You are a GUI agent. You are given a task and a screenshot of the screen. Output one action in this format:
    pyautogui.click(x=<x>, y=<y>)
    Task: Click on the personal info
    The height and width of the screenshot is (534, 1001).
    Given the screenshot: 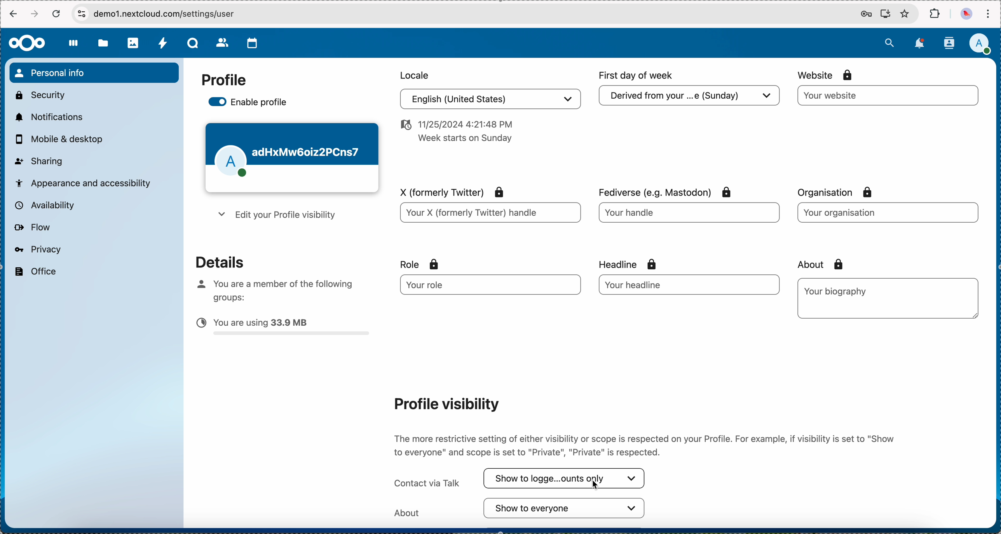 What is the action you would take?
    pyautogui.click(x=94, y=73)
    